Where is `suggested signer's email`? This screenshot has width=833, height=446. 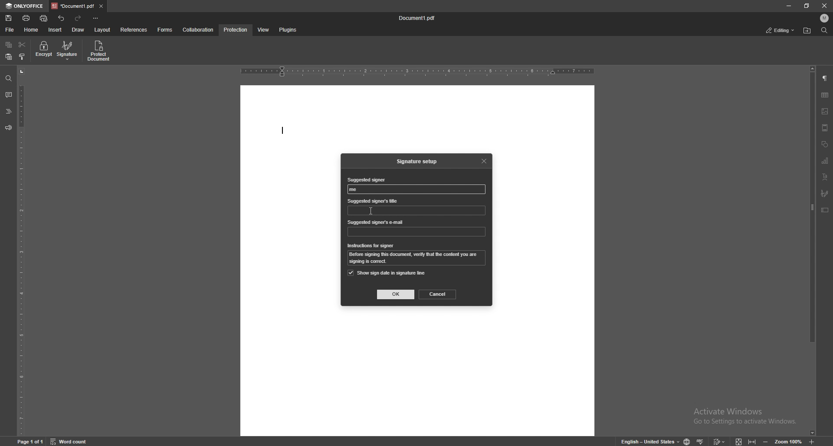
suggested signer's email is located at coordinates (376, 223).